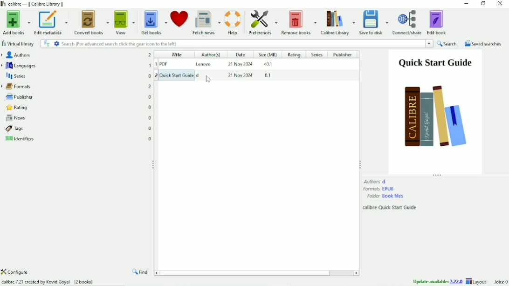 The width and height of the screenshot is (509, 286). Describe the element at coordinates (186, 75) in the screenshot. I see `quick start guide` at that location.